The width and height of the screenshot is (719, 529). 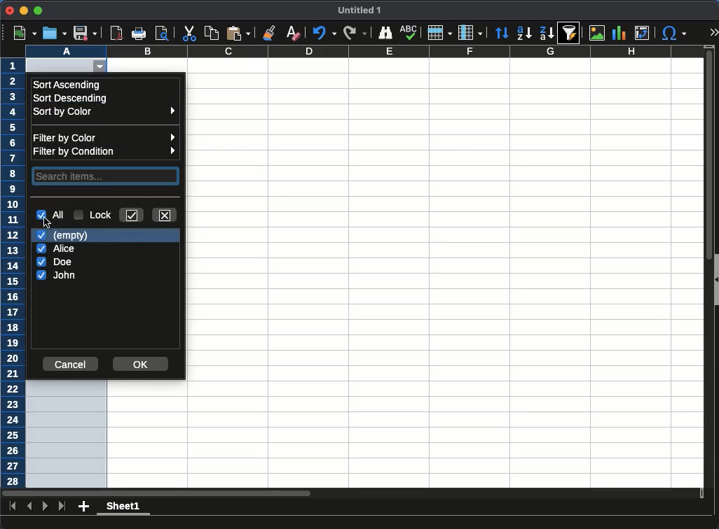 What do you see at coordinates (271, 32) in the screenshot?
I see `clone formatting` at bounding box center [271, 32].